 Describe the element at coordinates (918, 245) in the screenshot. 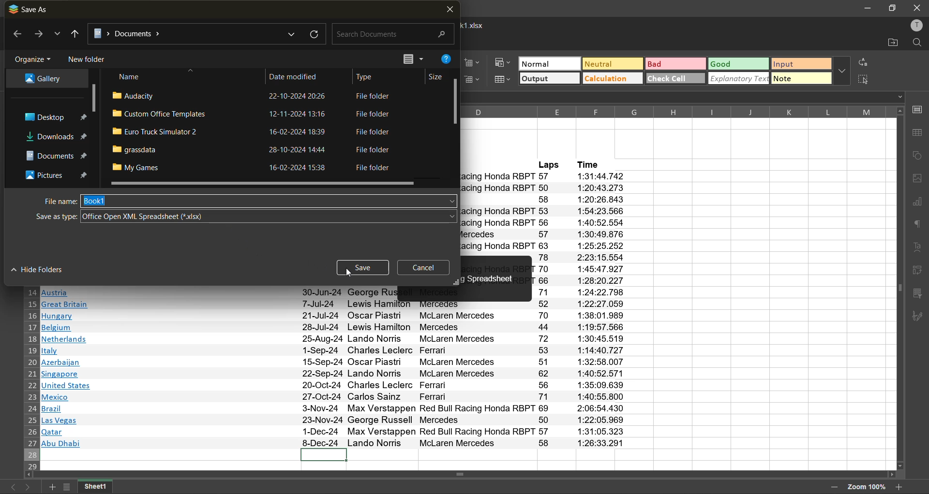

I see `text` at that location.